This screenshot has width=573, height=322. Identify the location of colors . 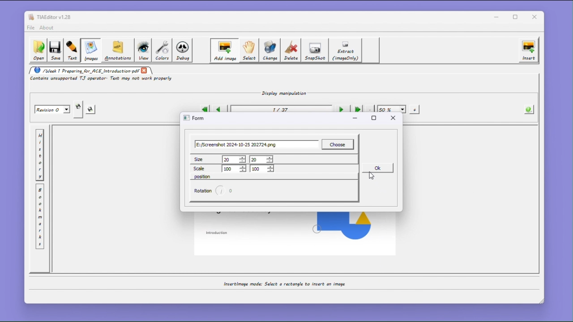
(162, 50).